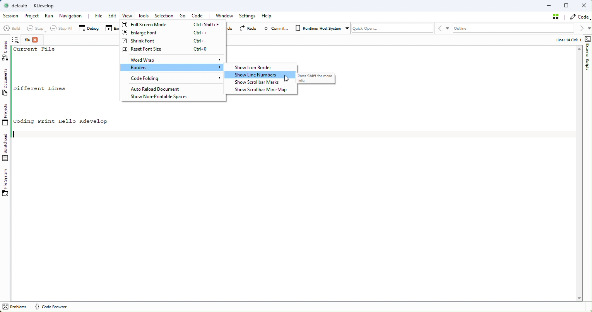 The height and width of the screenshot is (312, 592). I want to click on Edit, so click(112, 16).